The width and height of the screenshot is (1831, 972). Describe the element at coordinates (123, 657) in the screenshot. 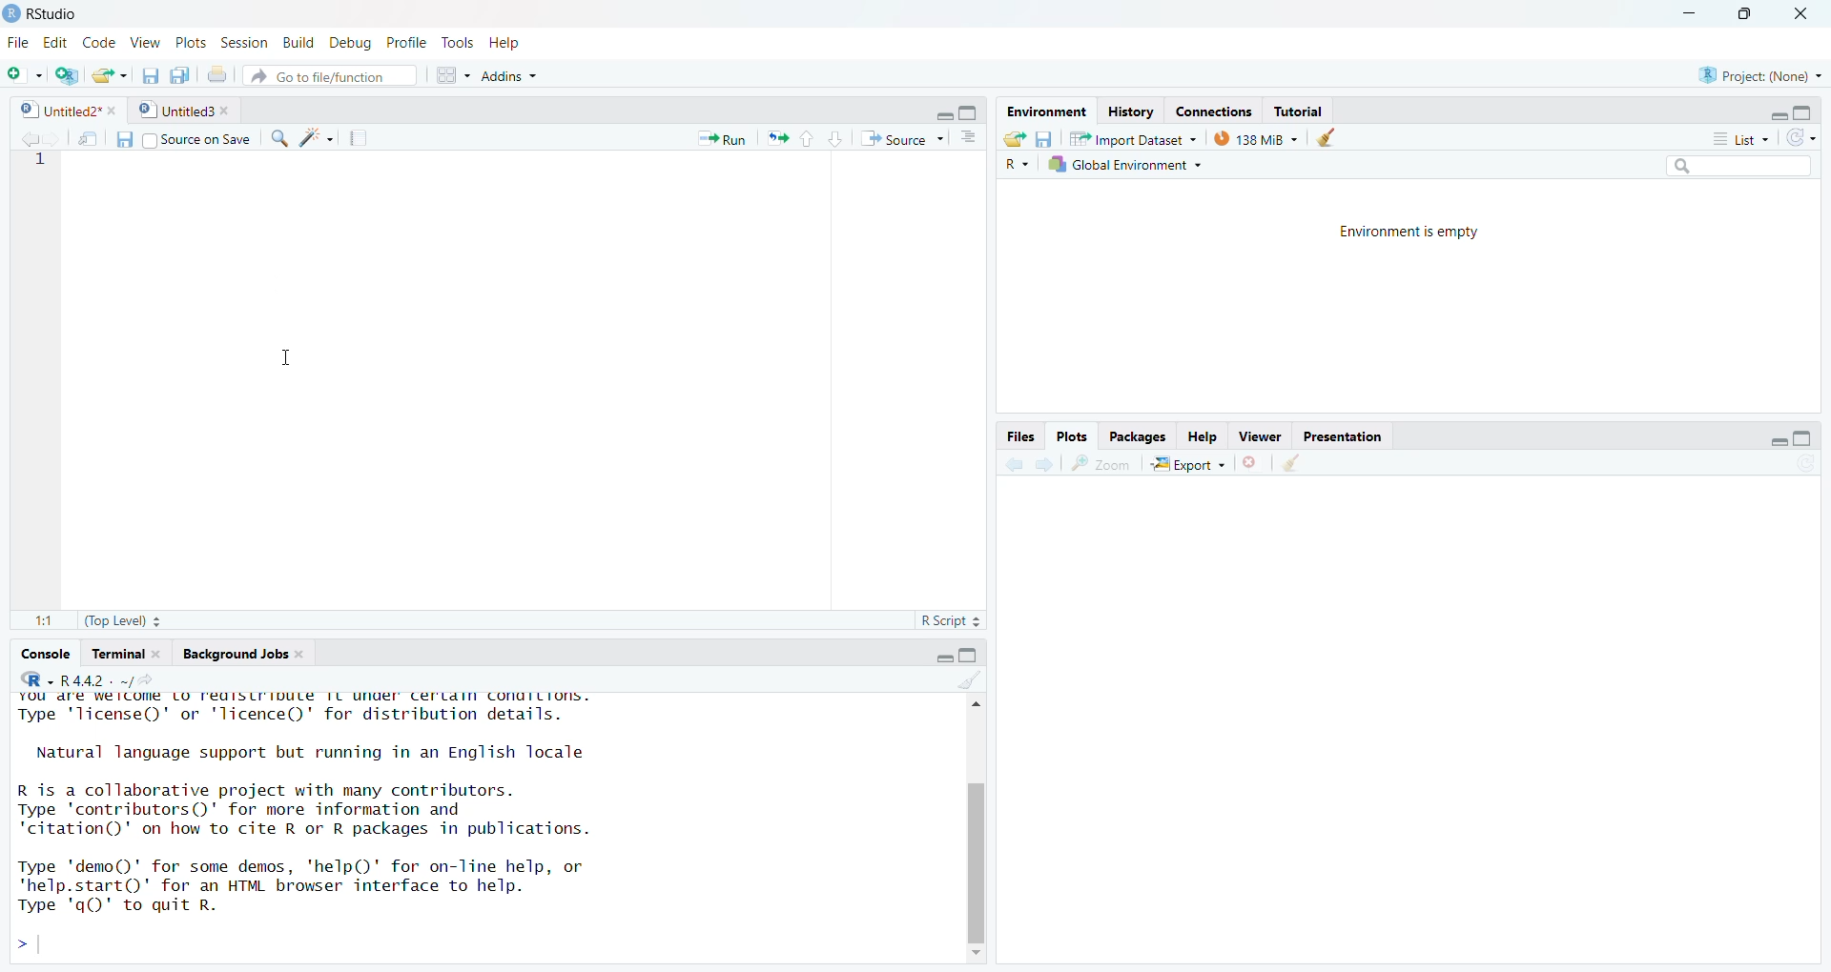

I see `Terminal` at that location.